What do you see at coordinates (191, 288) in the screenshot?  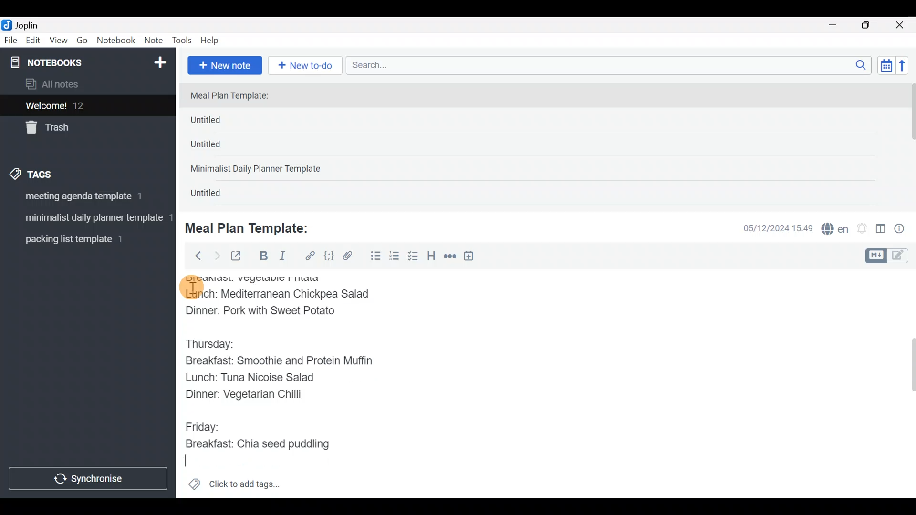 I see `cursor` at bounding box center [191, 288].